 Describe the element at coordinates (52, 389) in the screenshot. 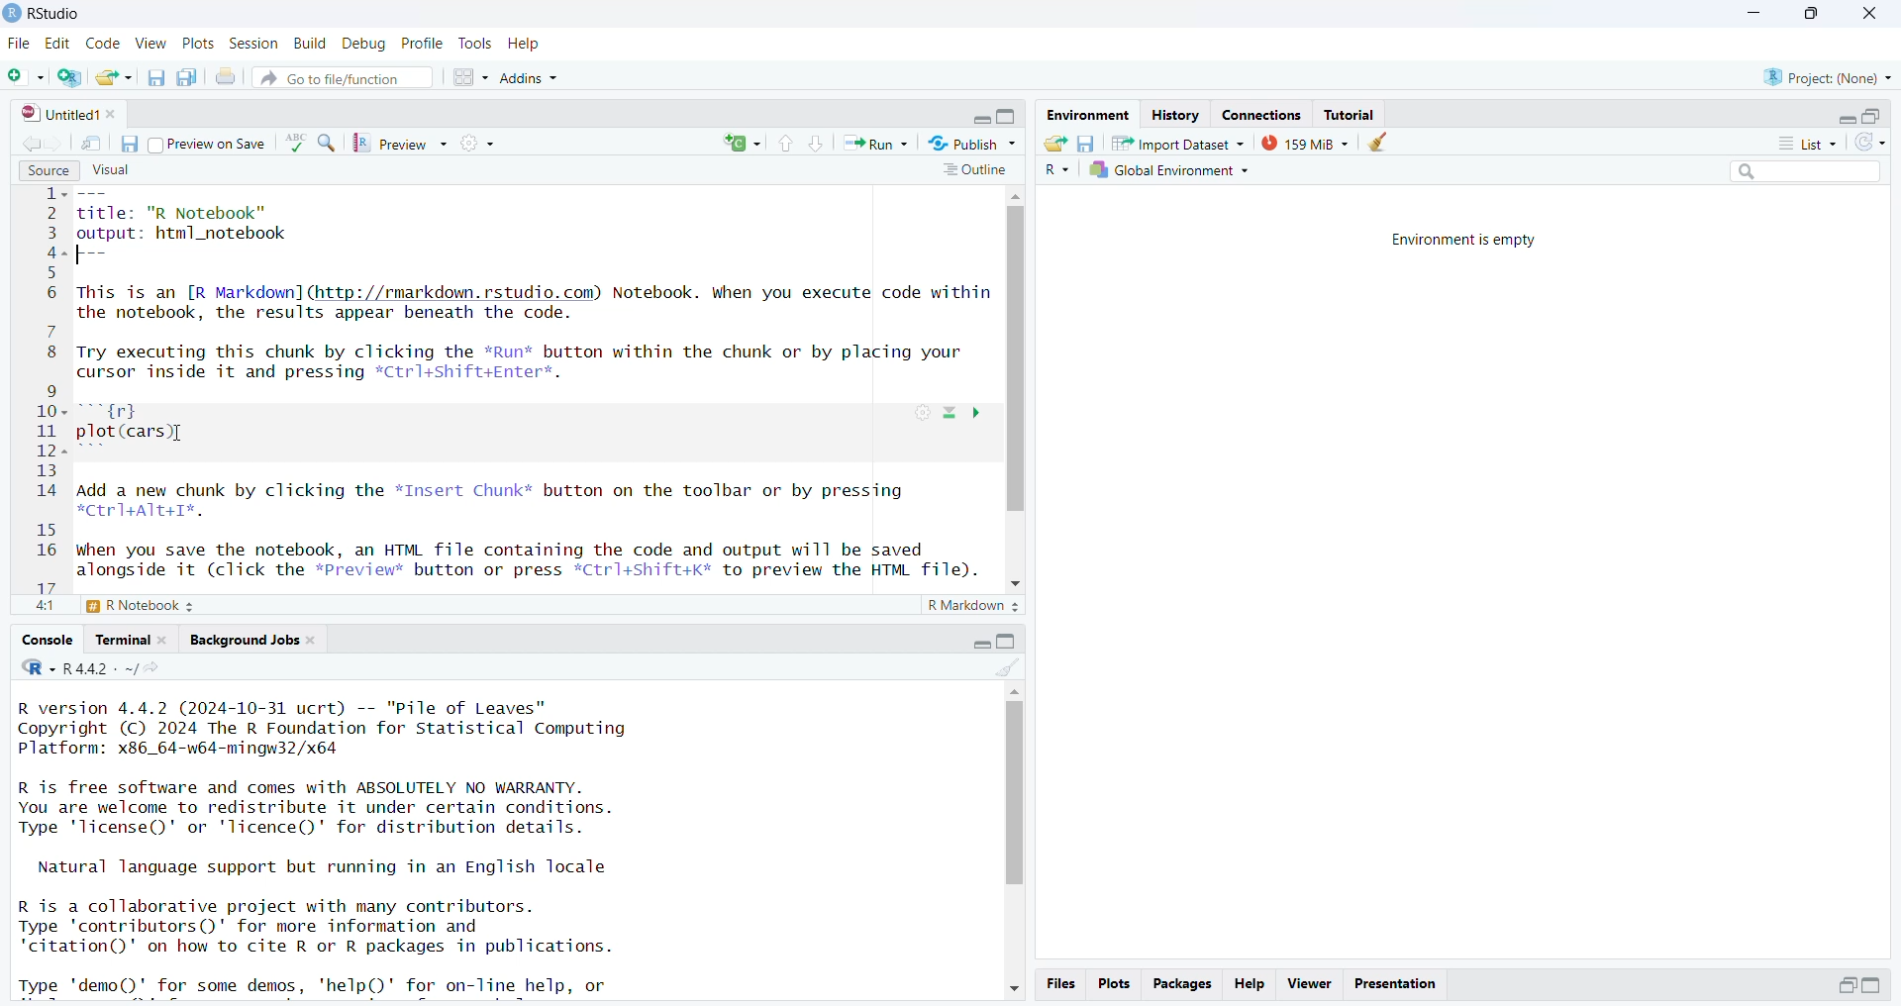

I see `line numbers` at that location.